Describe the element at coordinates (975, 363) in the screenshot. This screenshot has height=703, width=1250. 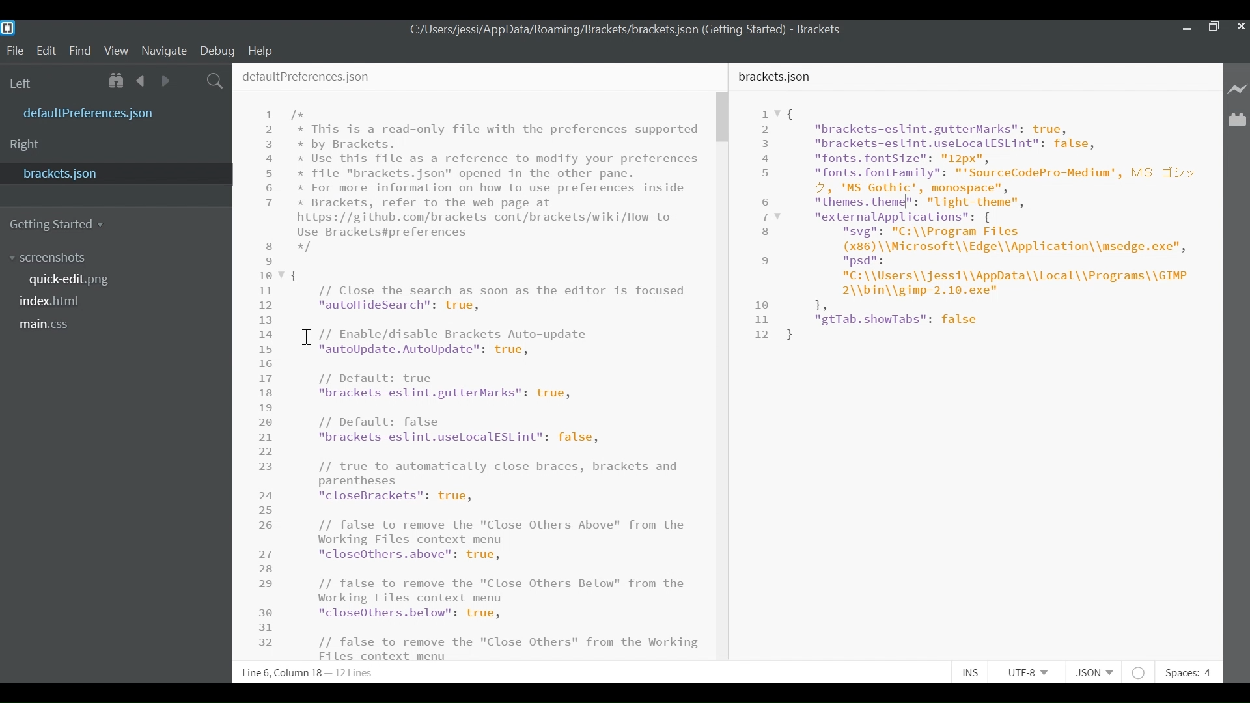
I see `bracket.json File Editor` at that location.